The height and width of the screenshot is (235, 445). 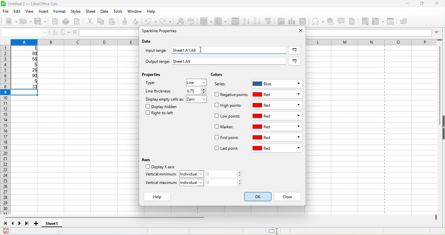 What do you see at coordinates (293, 21) in the screenshot?
I see `chart` at bounding box center [293, 21].